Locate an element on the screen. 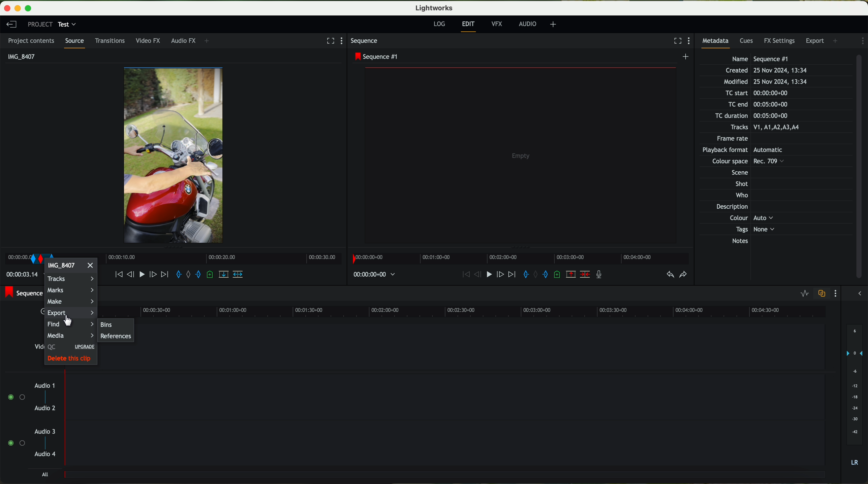  audio 3 is located at coordinates (45, 431).